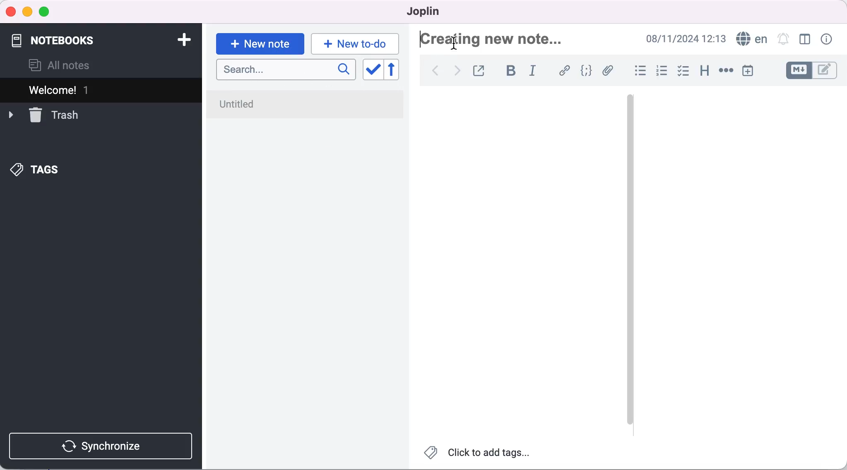  What do you see at coordinates (630, 261) in the screenshot?
I see `vertical slider` at bounding box center [630, 261].